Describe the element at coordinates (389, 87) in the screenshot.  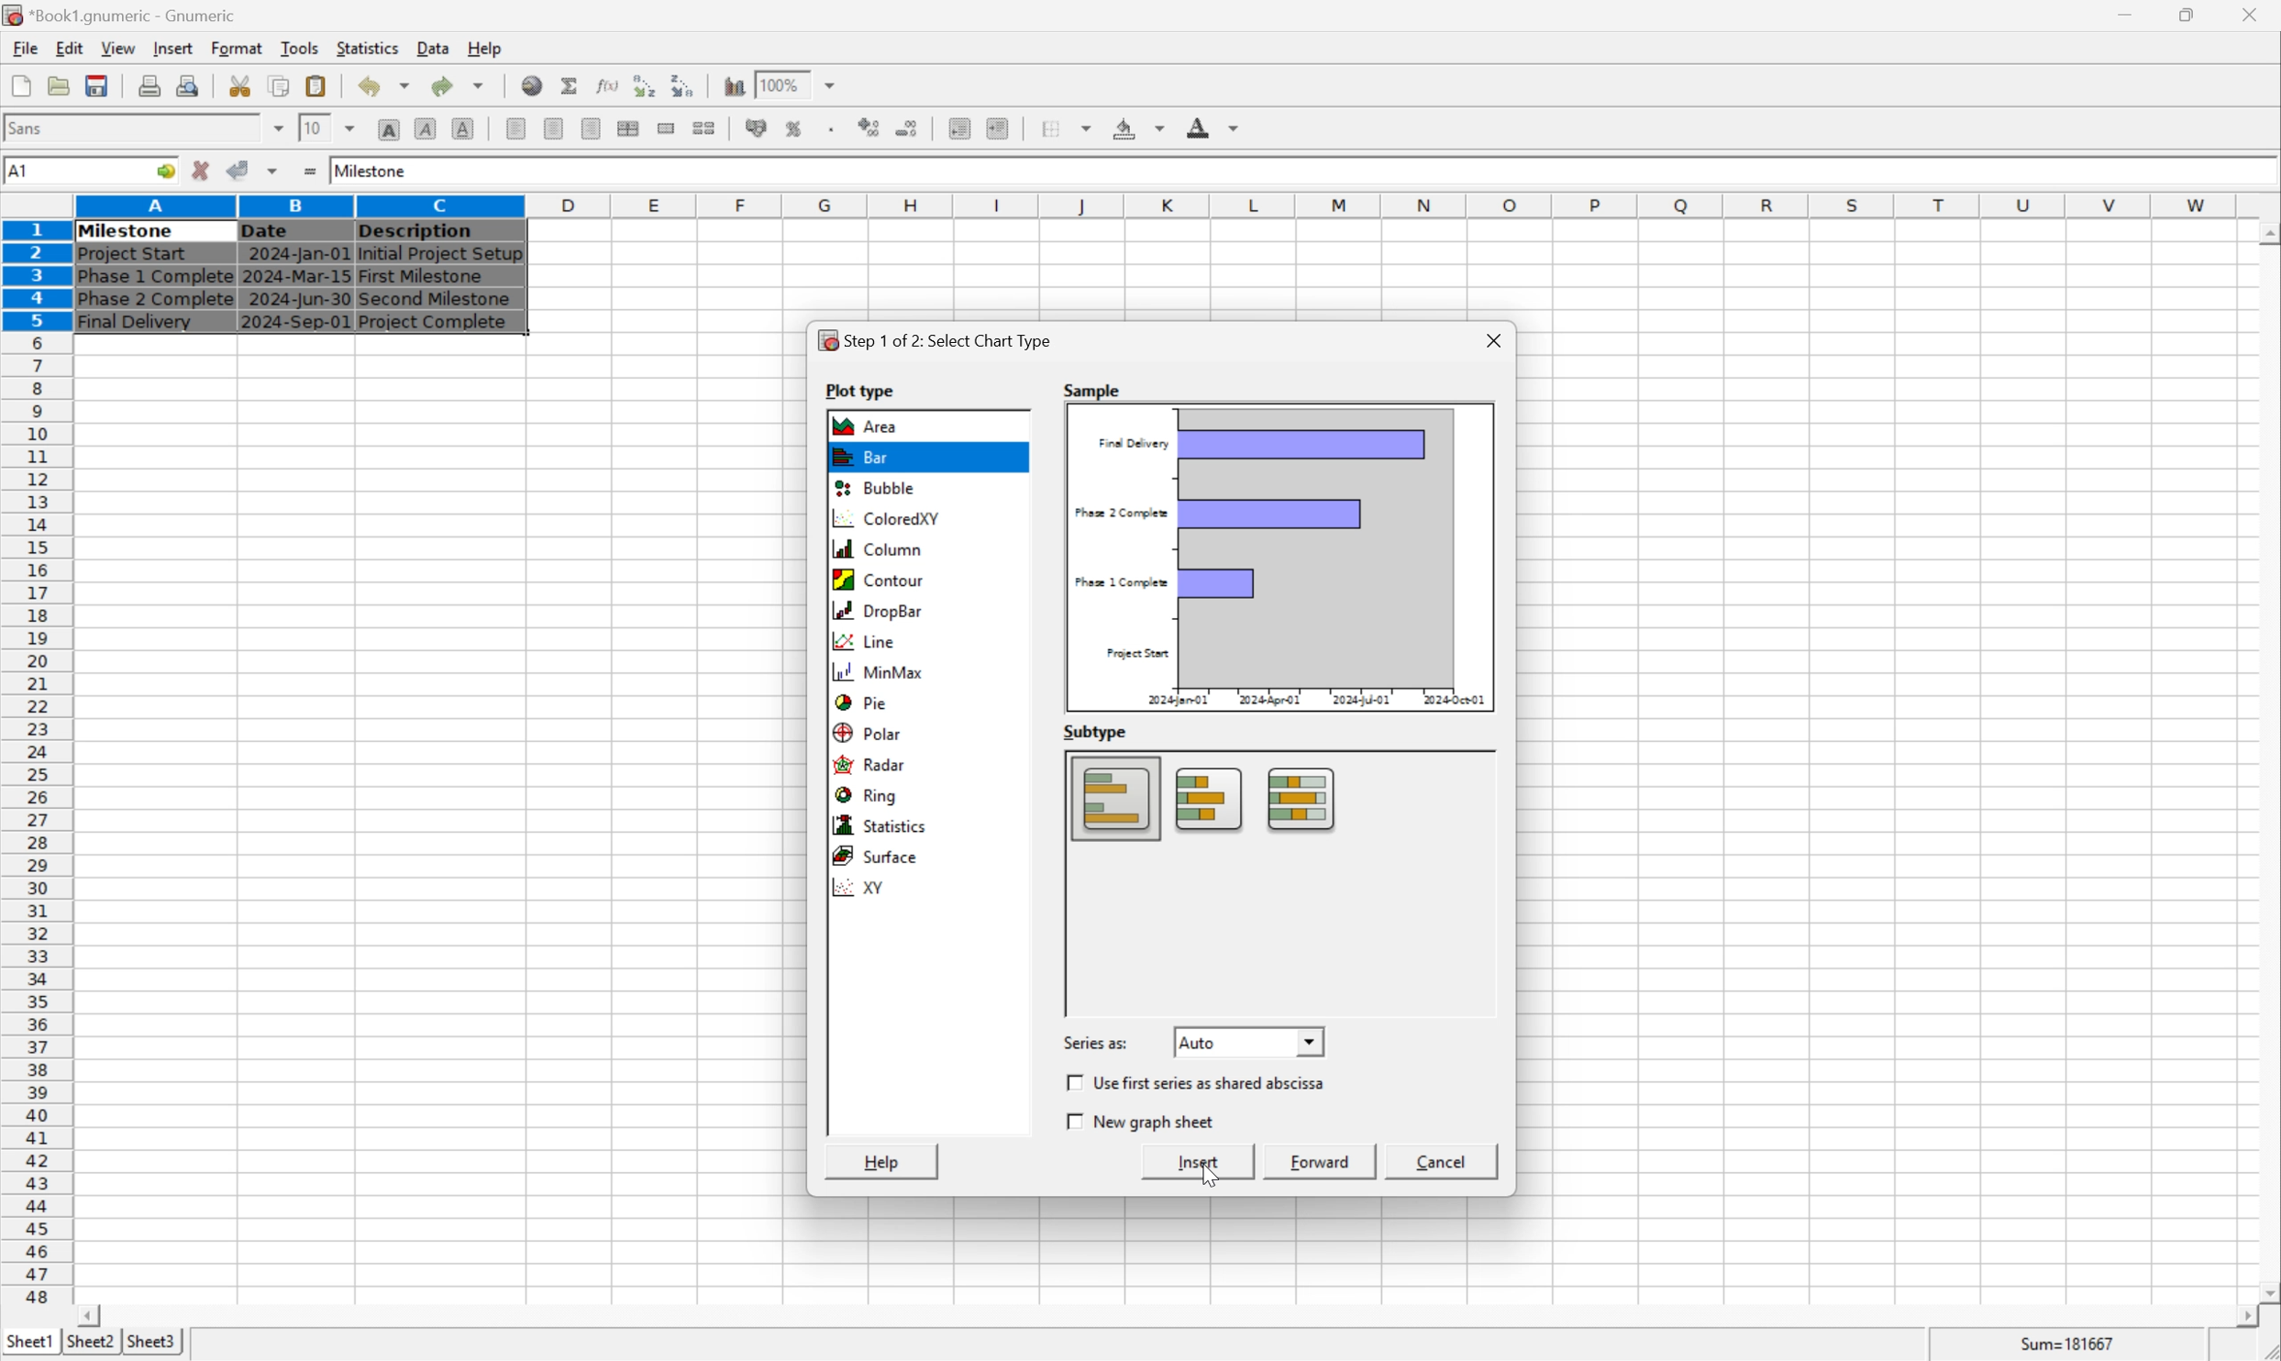
I see `undo` at that location.